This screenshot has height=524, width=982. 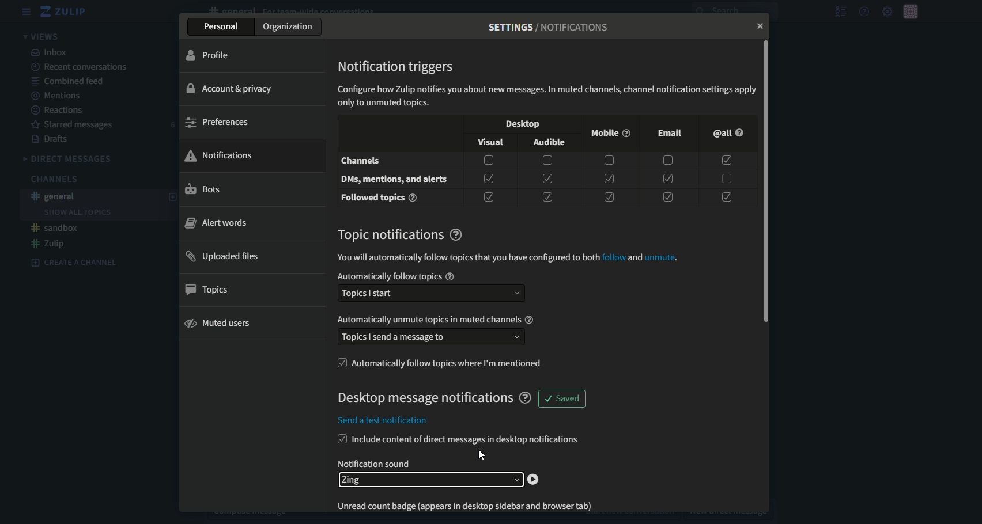 What do you see at coordinates (74, 126) in the screenshot?
I see `Starred messages` at bounding box center [74, 126].